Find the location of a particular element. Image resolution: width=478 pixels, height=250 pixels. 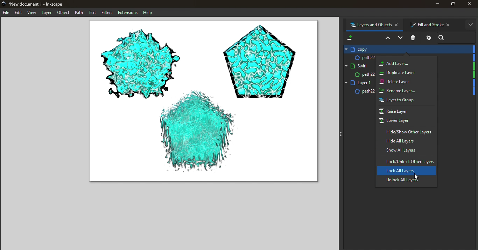

Lock/Unlock other layers is located at coordinates (406, 161).